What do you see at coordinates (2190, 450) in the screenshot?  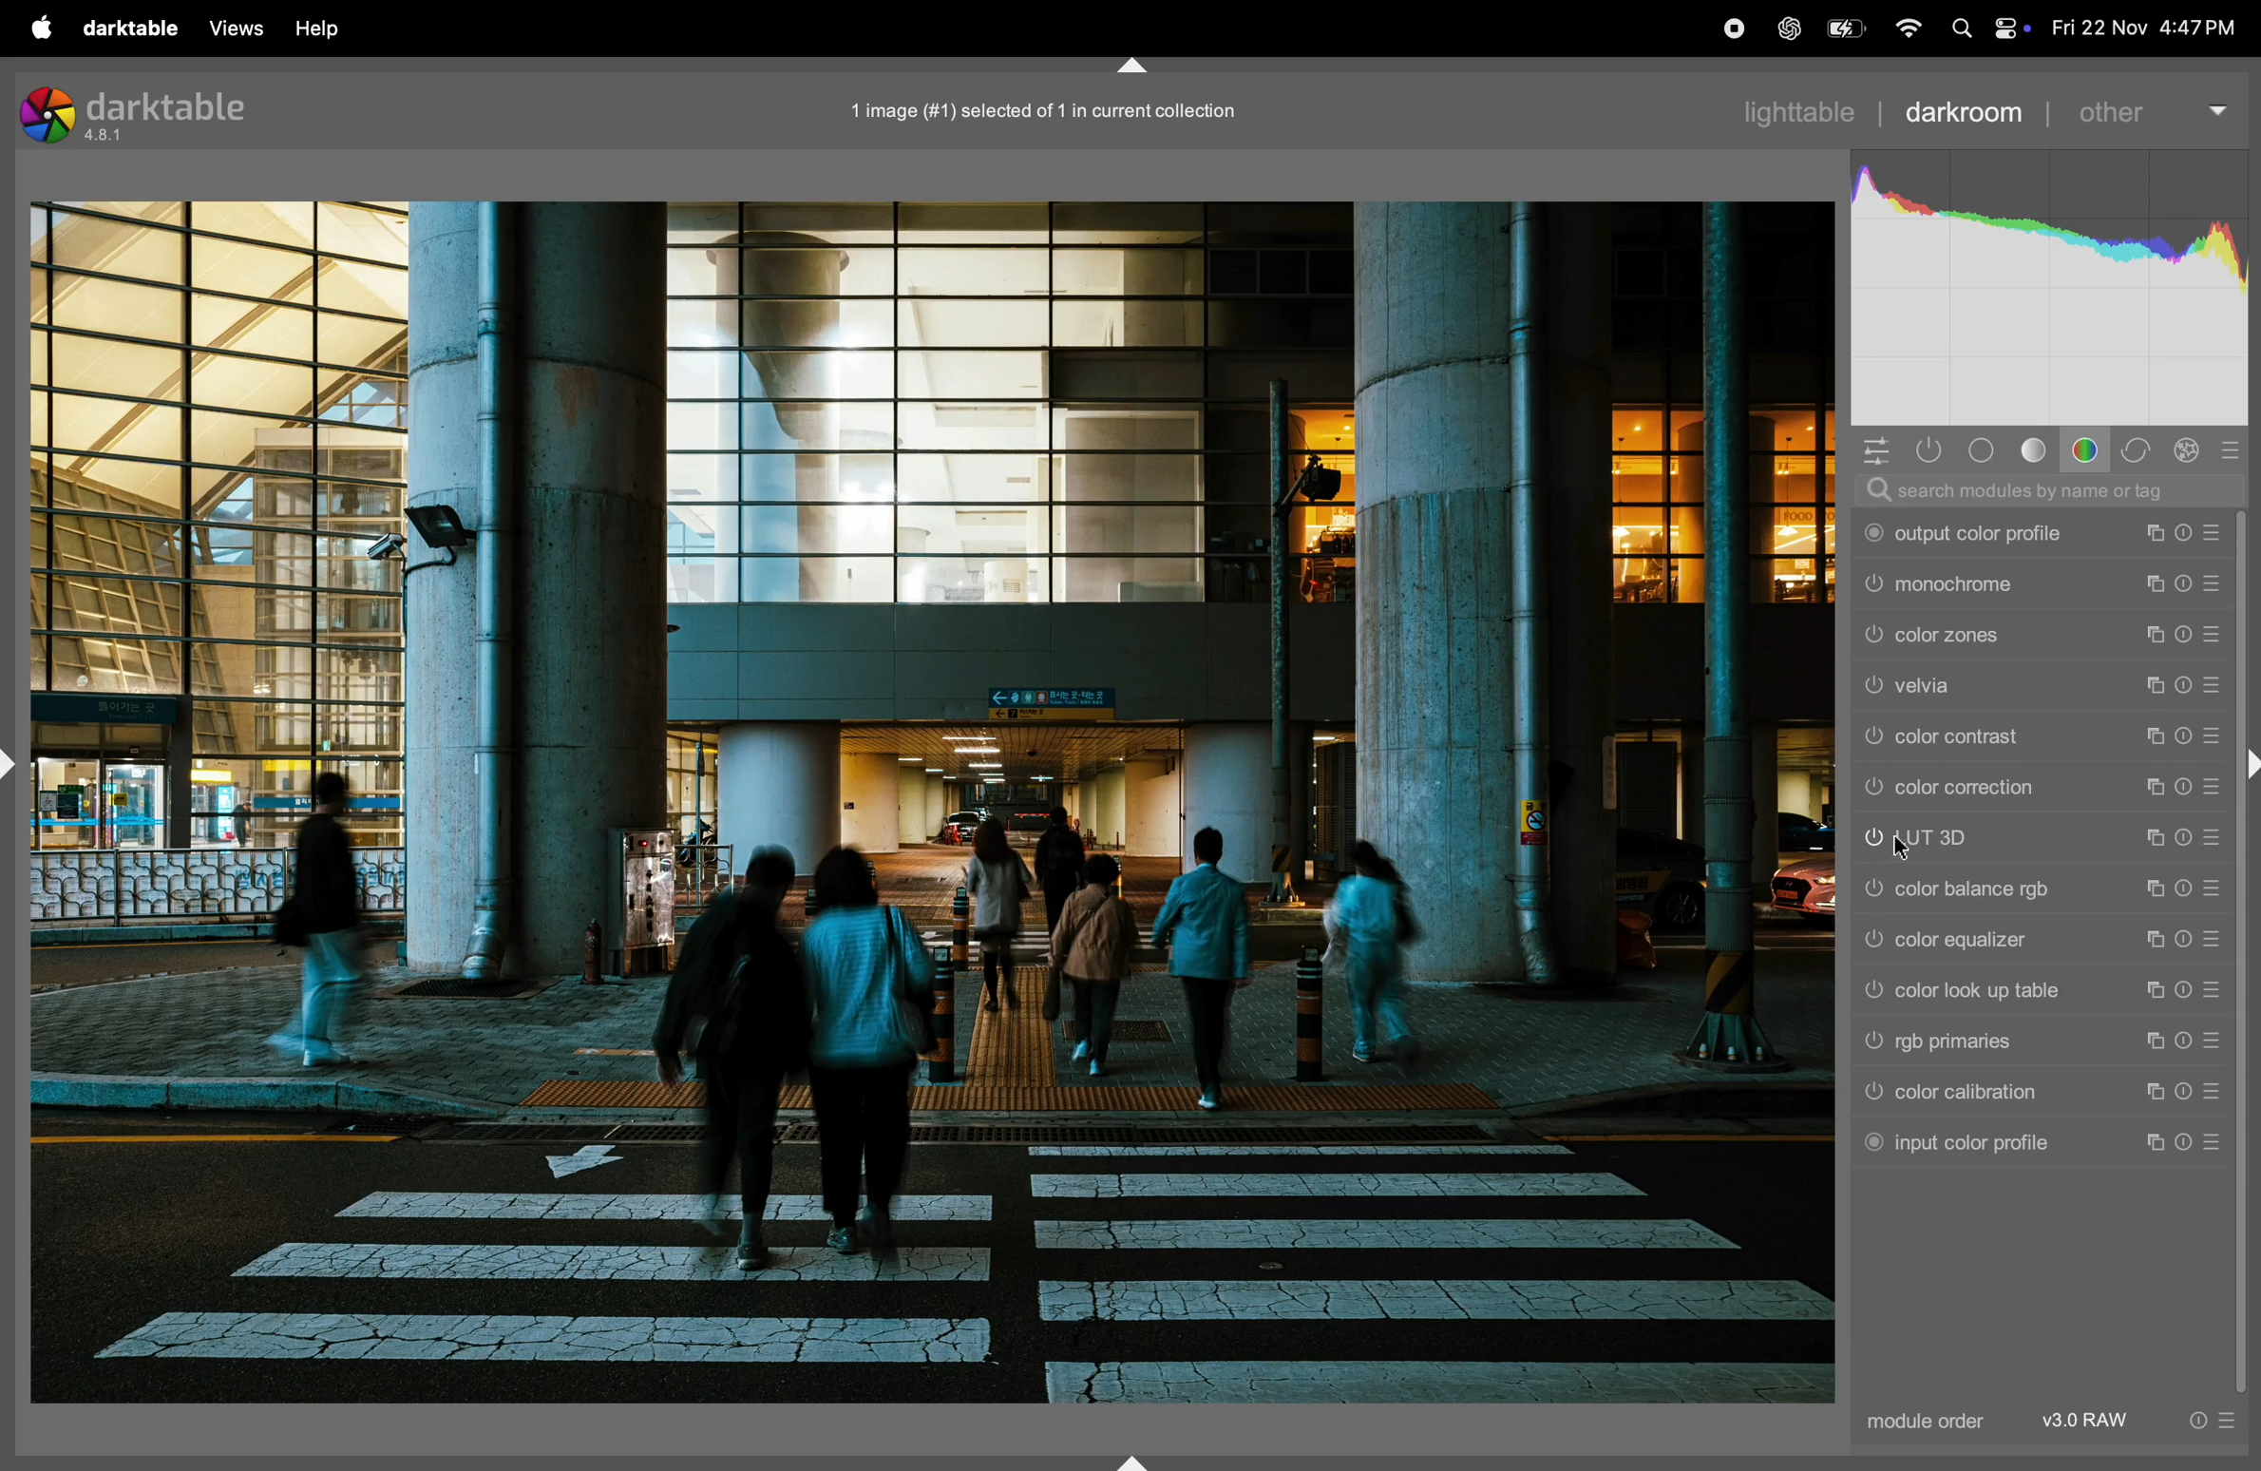 I see `effect` at bounding box center [2190, 450].